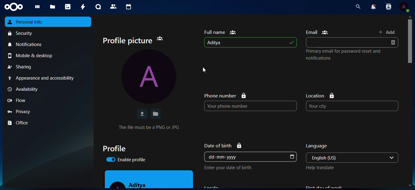  Describe the element at coordinates (82, 6) in the screenshot. I see `activity` at that location.